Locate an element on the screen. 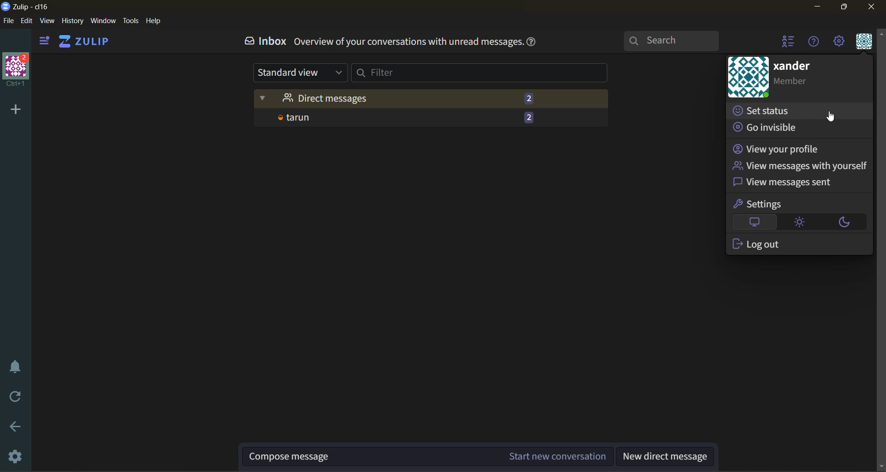 The height and width of the screenshot is (472, 886). personal menu is located at coordinates (864, 43).